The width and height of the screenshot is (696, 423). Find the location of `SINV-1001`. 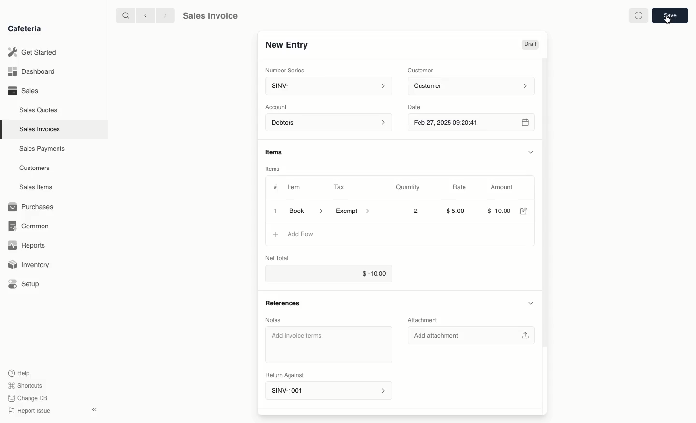

SINV-1001 is located at coordinates (287, 45).